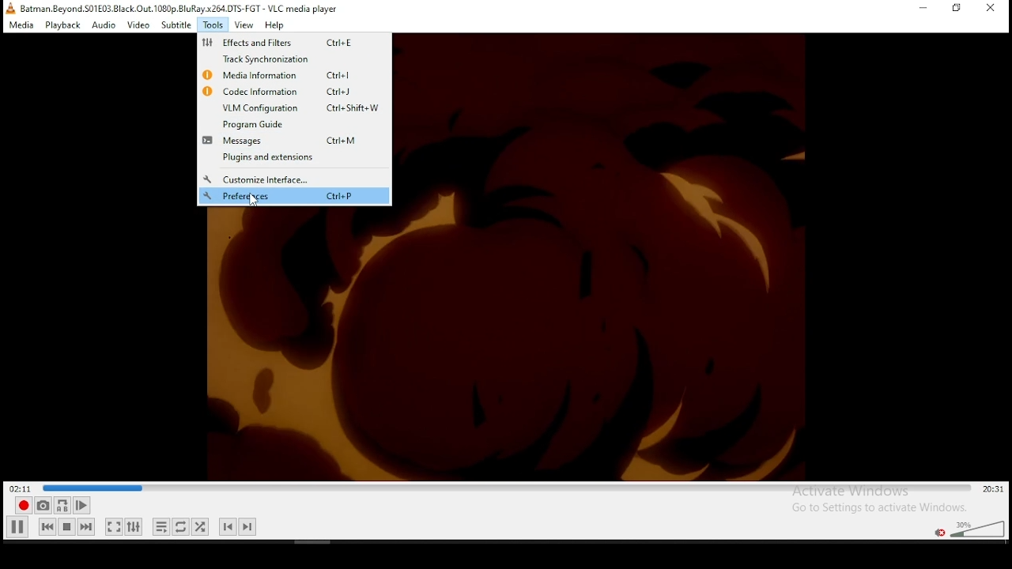 The width and height of the screenshot is (1012, 569). What do you see at coordinates (290, 140) in the screenshot?
I see `messages` at bounding box center [290, 140].